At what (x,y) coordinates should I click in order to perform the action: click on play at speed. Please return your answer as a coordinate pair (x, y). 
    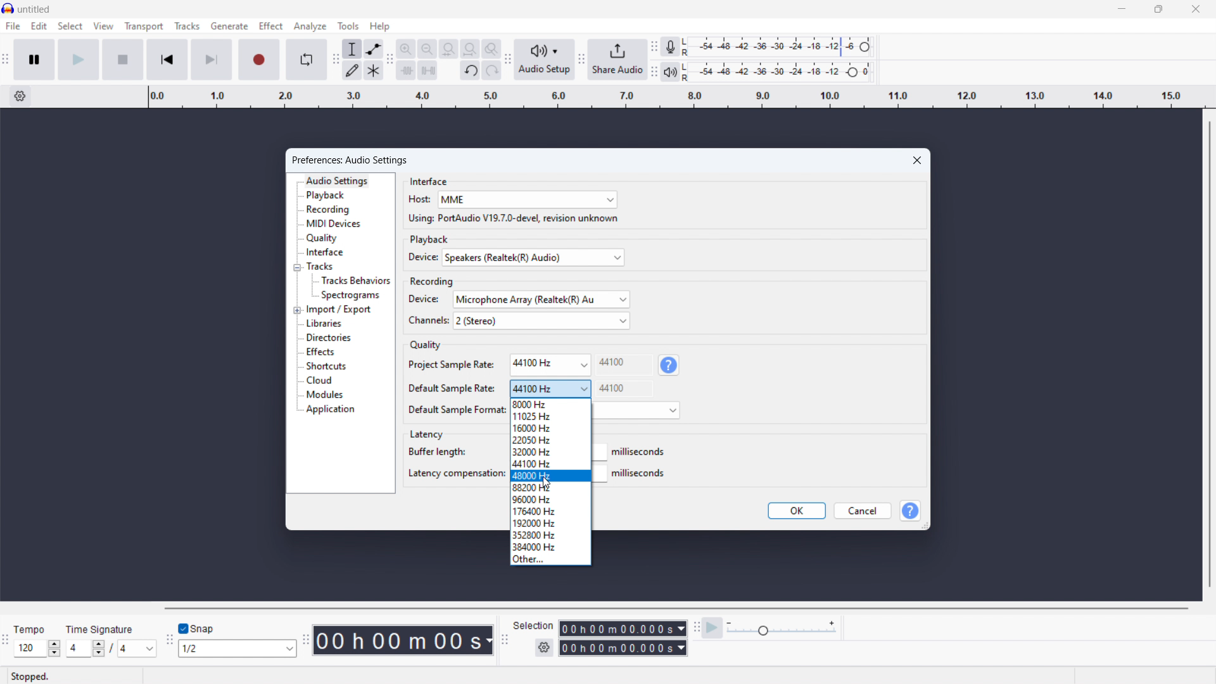
    Looking at the image, I should click on (712, 628).